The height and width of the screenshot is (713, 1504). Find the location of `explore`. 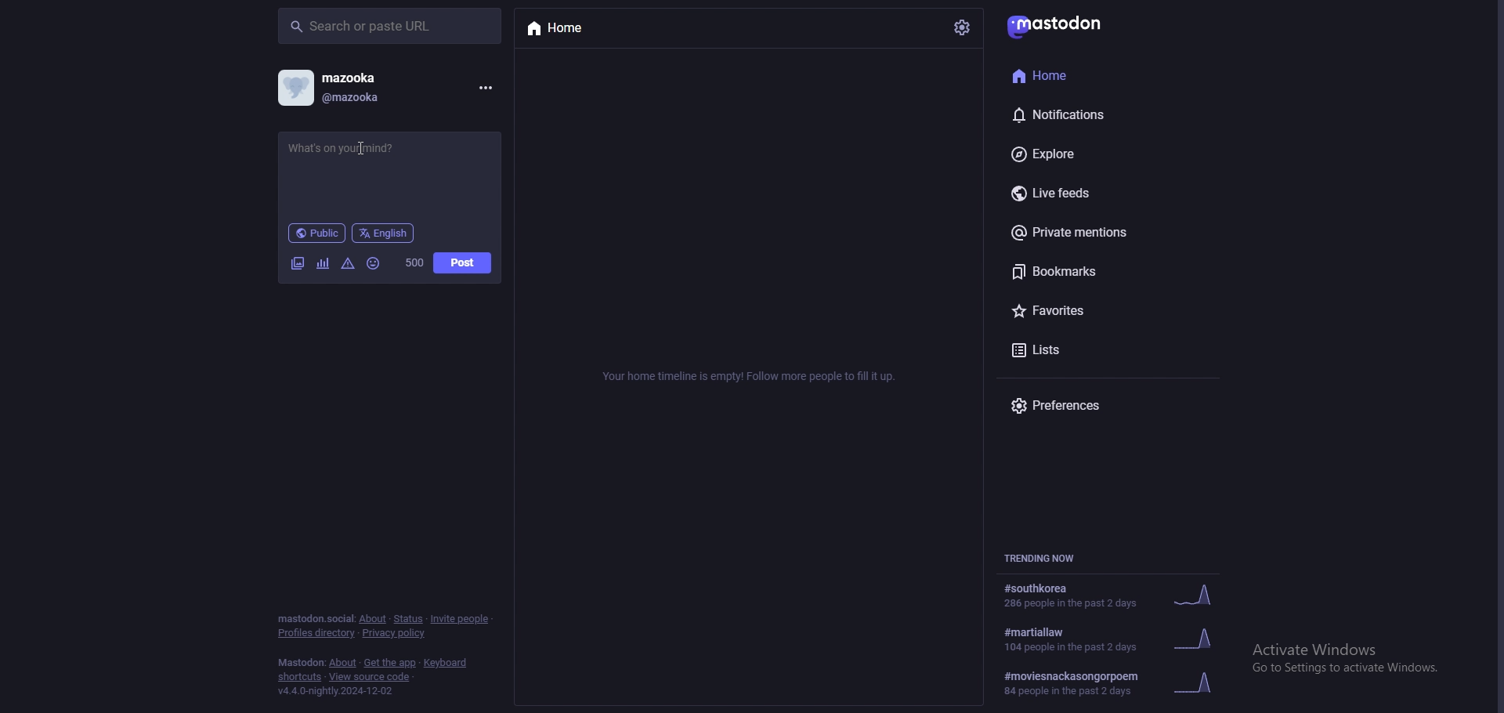

explore is located at coordinates (1102, 154).